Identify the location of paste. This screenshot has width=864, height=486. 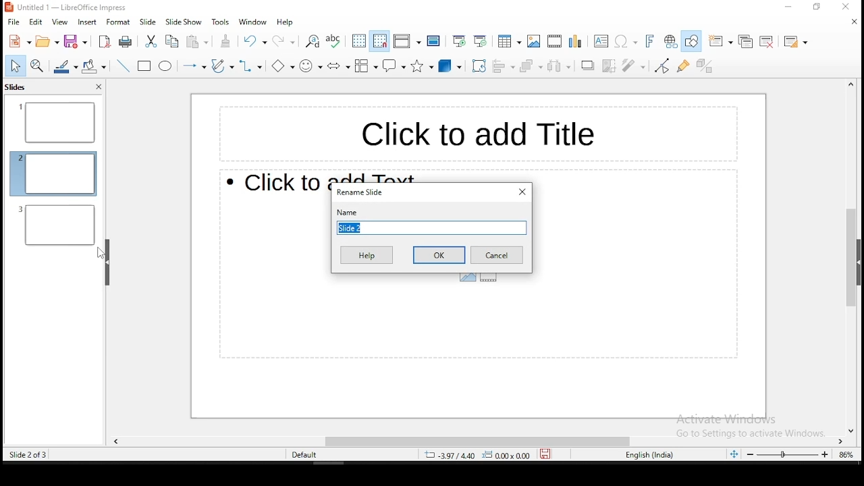
(197, 43).